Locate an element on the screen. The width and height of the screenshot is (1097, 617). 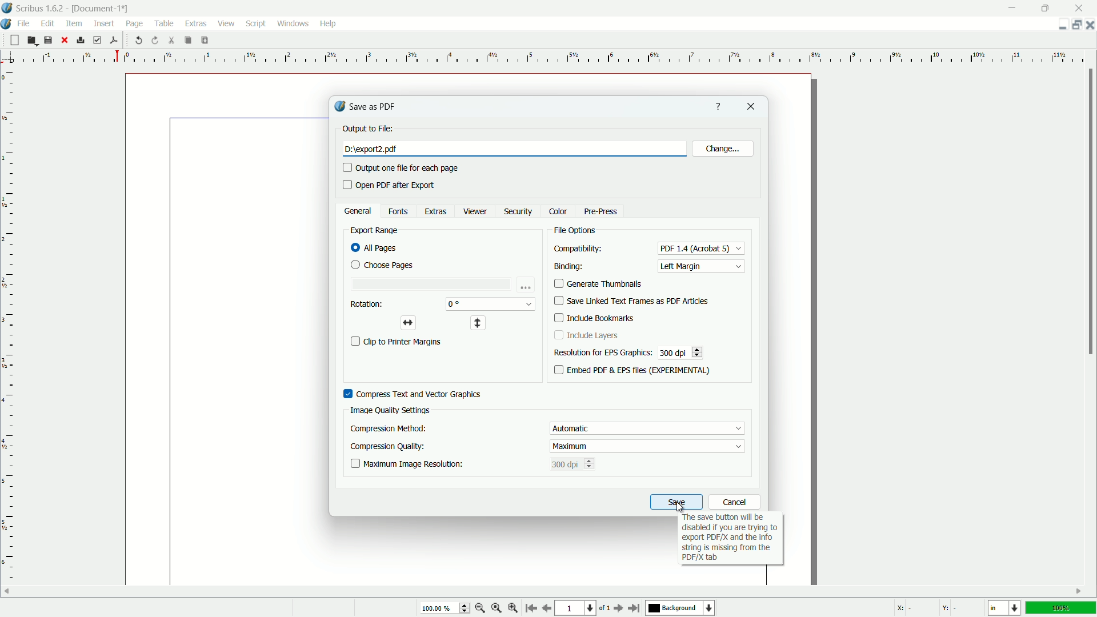
compression quality is located at coordinates (387, 446).